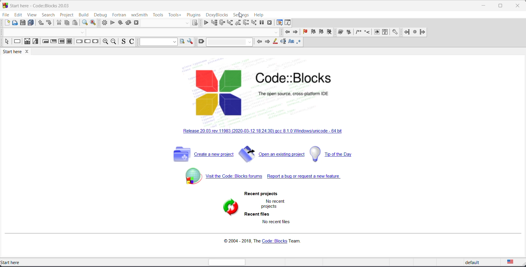 The image size is (526, 267). What do you see at coordinates (136, 22) in the screenshot?
I see `abort` at bounding box center [136, 22].